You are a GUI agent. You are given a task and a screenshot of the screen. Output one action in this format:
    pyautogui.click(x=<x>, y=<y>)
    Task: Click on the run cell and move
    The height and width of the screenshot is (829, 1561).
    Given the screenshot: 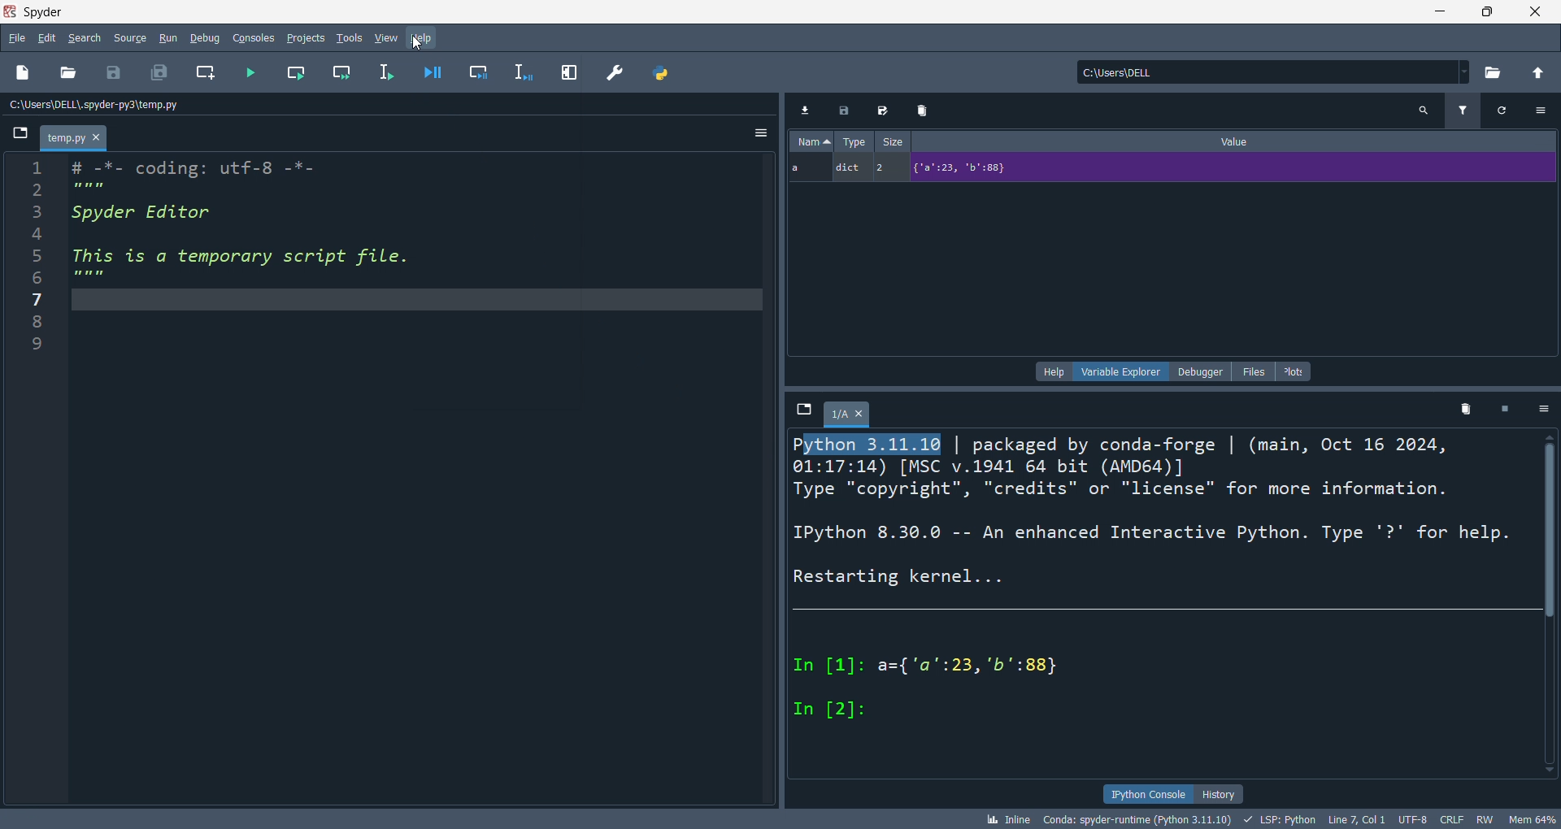 What is the action you would take?
    pyautogui.click(x=345, y=73)
    